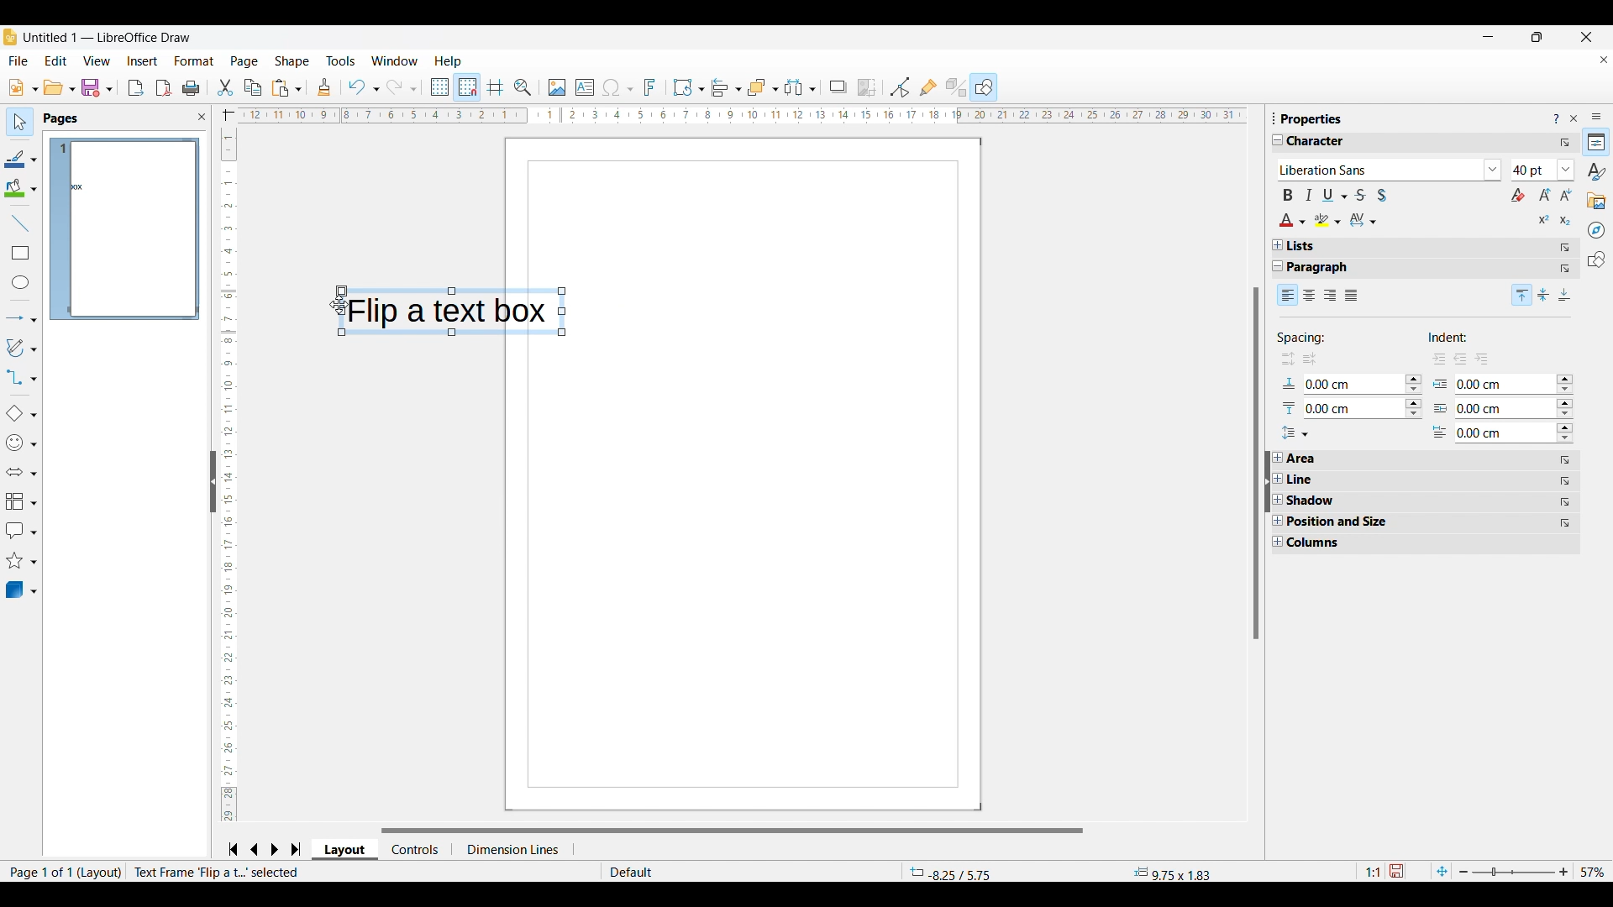 The image size is (1613, 907). What do you see at coordinates (689, 87) in the screenshot?
I see `Transformation options` at bounding box center [689, 87].